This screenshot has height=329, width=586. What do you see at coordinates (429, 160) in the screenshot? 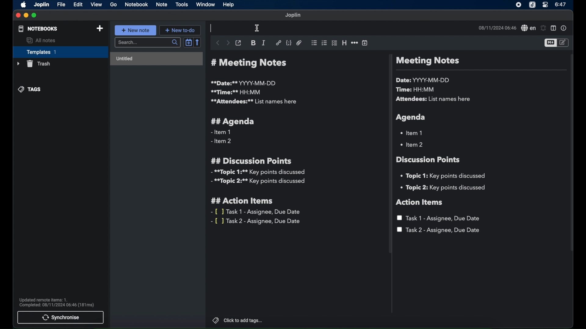
I see `discussion points` at bounding box center [429, 160].